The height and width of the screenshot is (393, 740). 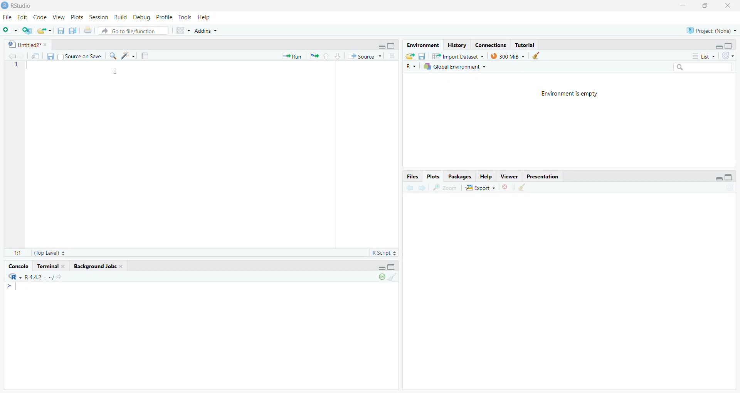 I want to click on save all open documents, so click(x=73, y=30).